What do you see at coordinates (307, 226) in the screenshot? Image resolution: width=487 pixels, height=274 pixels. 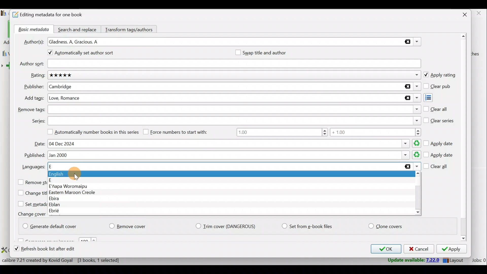 I see `Set from e-book files` at bounding box center [307, 226].